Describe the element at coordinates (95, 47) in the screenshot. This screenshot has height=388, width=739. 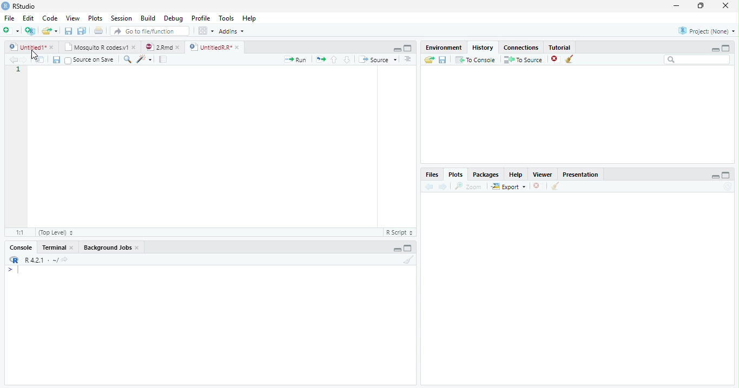
I see `Mosquito R codes.v1` at that location.